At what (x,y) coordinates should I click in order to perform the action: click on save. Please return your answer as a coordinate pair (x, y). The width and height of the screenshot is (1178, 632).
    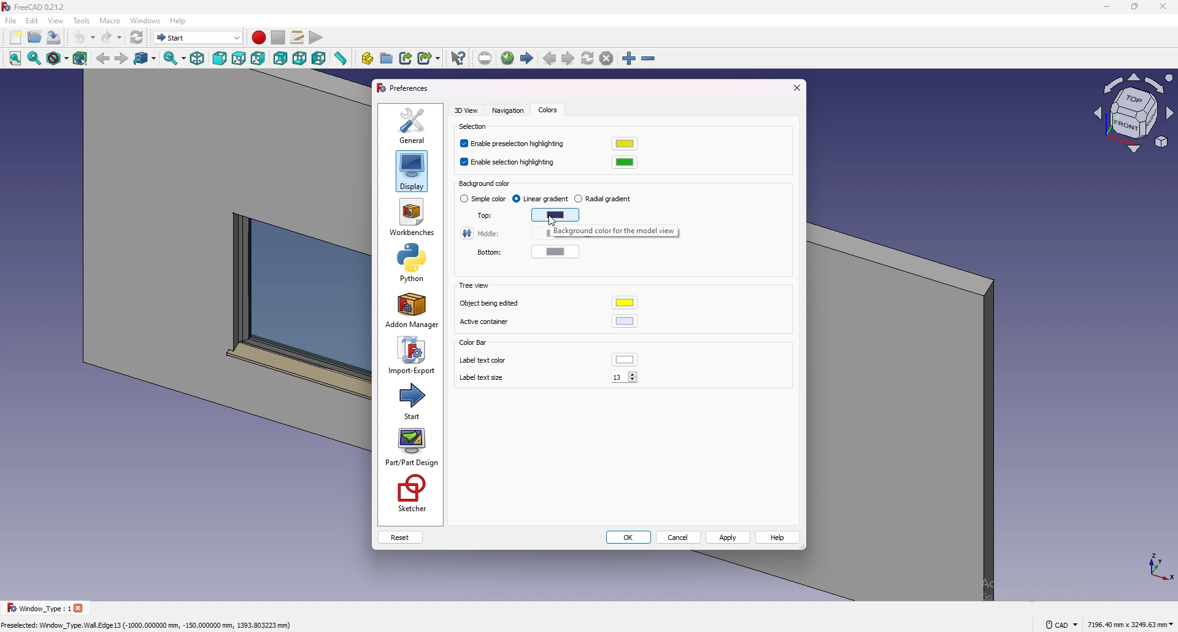
    Looking at the image, I should click on (54, 37).